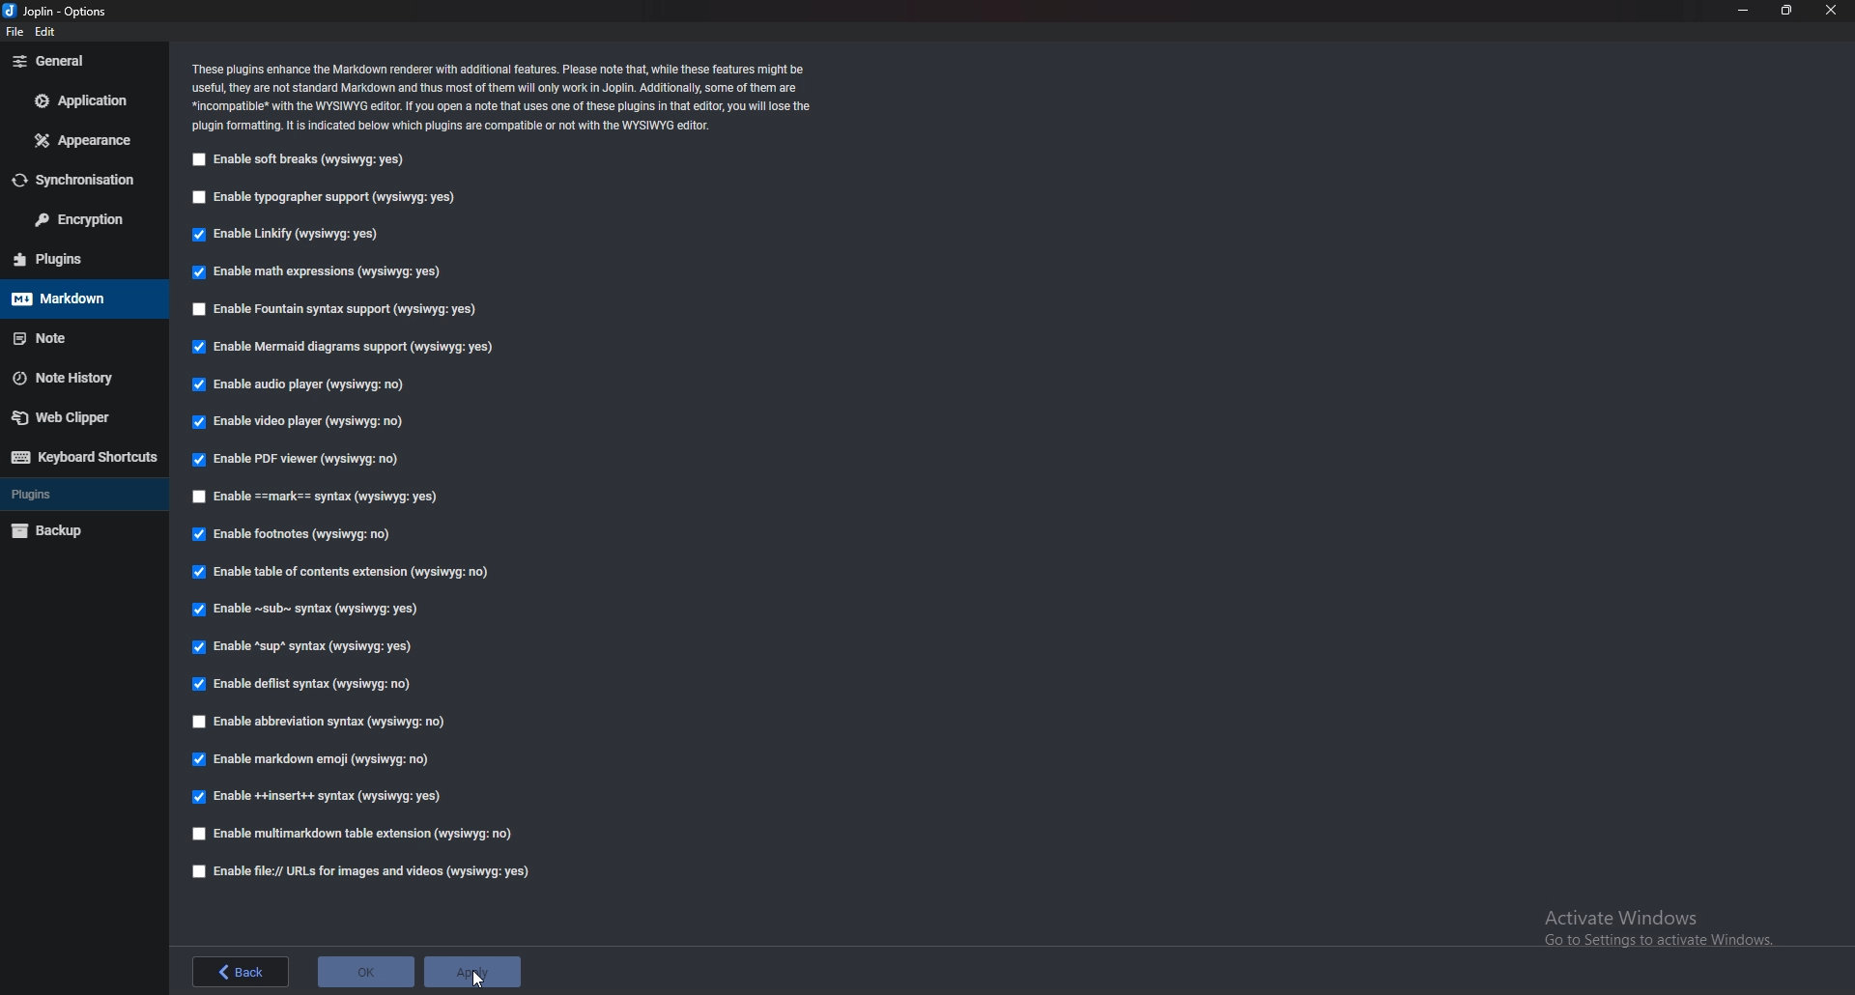 This screenshot has height=995, width=1855. I want to click on Plugins, so click(72, 259).